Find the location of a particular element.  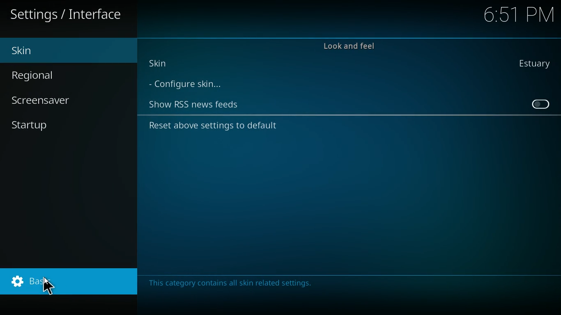

on / off is located at coordinates (539, 103).